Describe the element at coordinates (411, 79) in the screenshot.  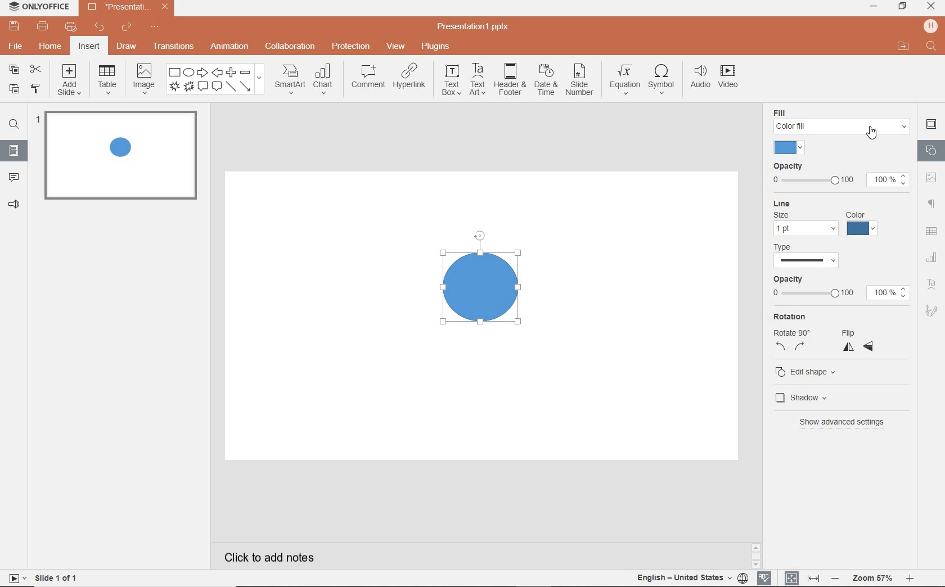
I see `hyperlink` at that location.